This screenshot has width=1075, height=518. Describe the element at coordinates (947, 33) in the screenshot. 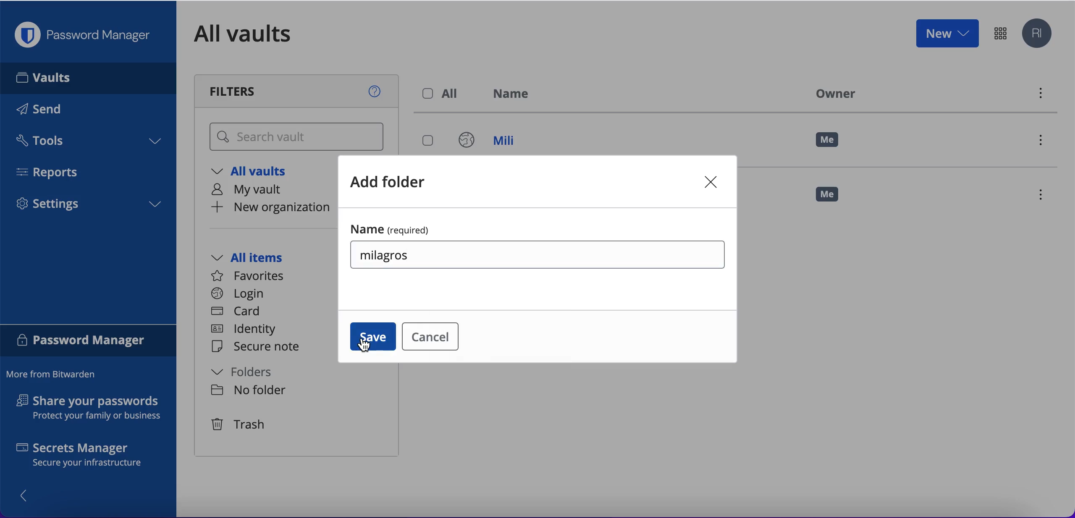

I see `new` at that location.